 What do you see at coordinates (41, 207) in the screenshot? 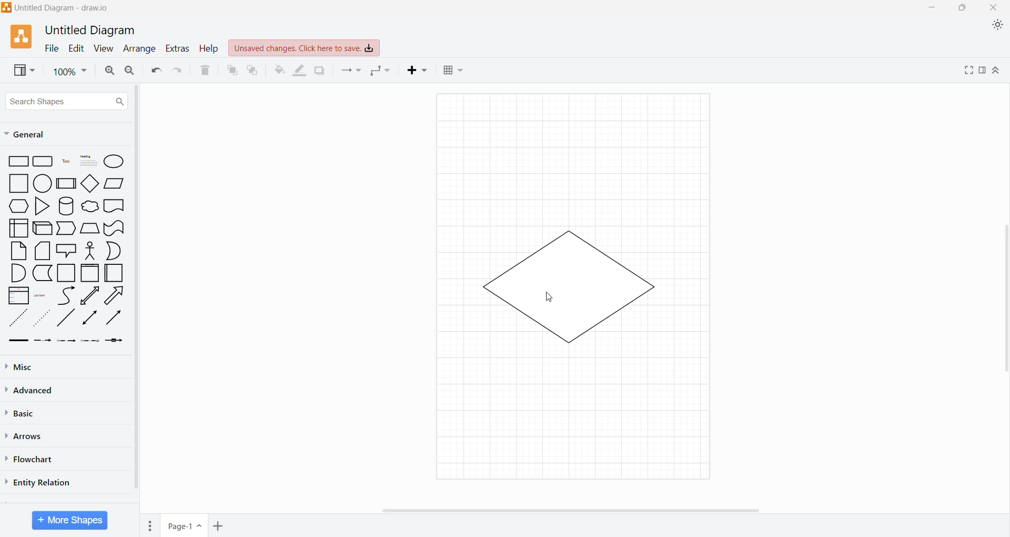
I see `Triangle` at bounding box center [41, 207].